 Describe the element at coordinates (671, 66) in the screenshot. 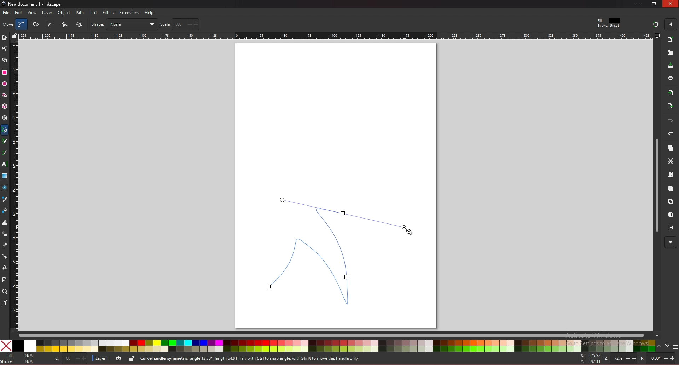

I see `save` at that location.